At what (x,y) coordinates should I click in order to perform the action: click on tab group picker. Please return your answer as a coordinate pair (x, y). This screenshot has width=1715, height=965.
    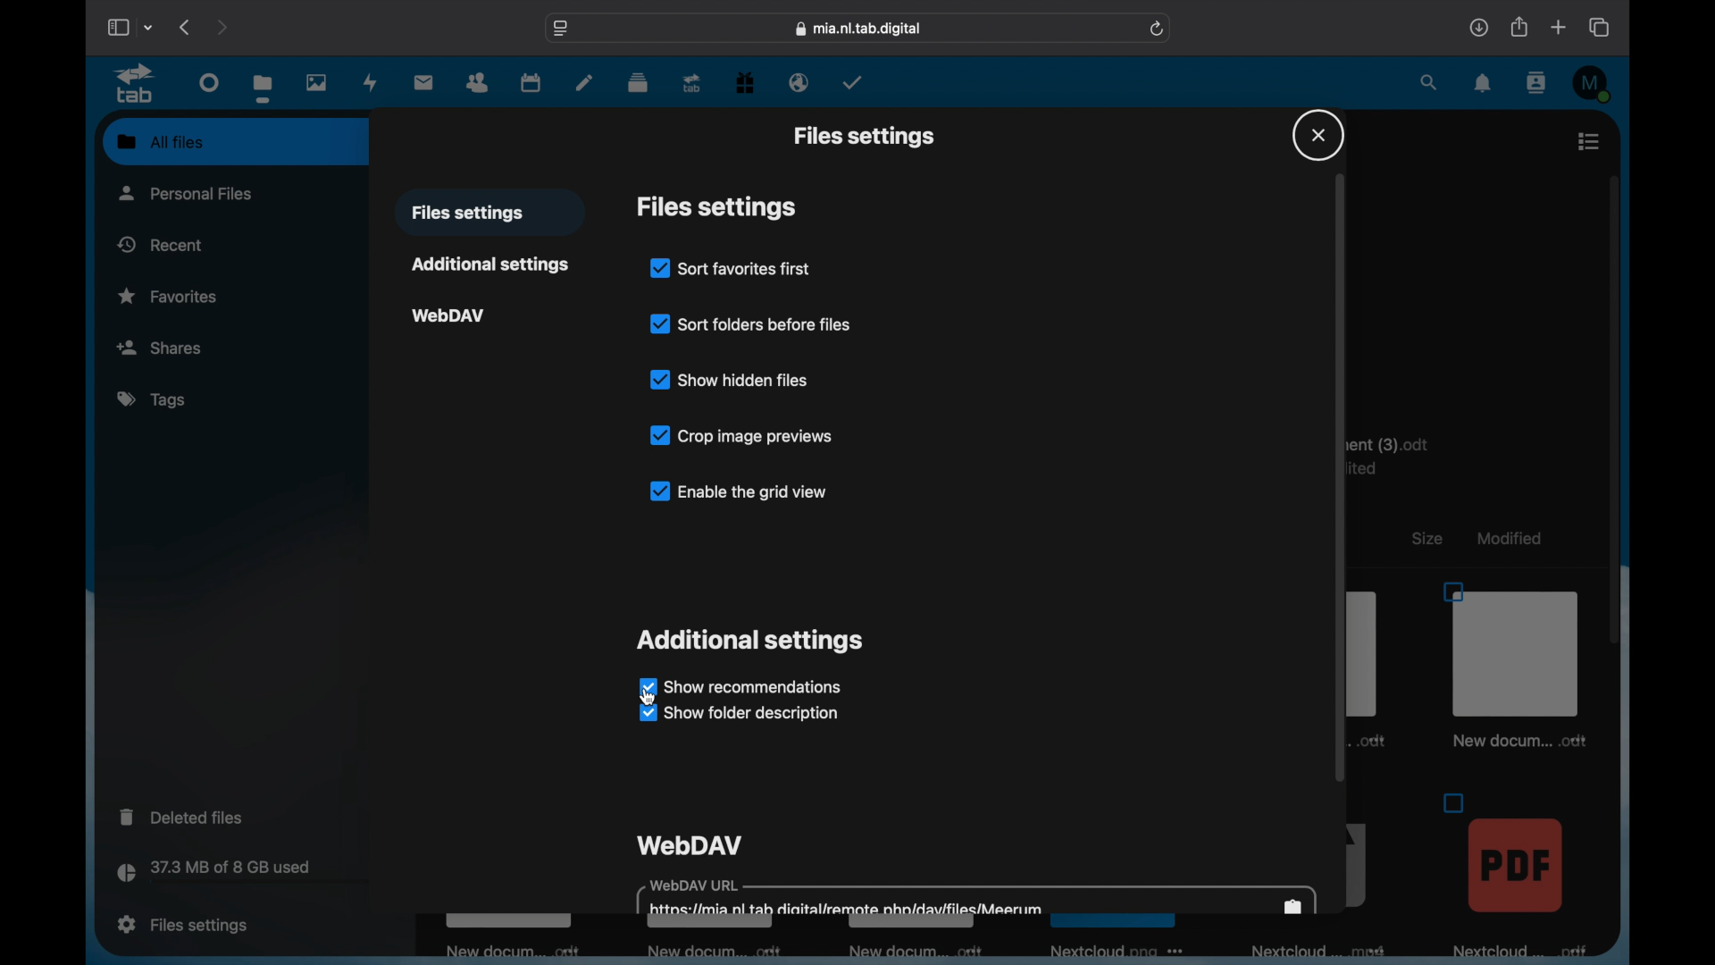
    Looking at the image, I should click on (150, 28).